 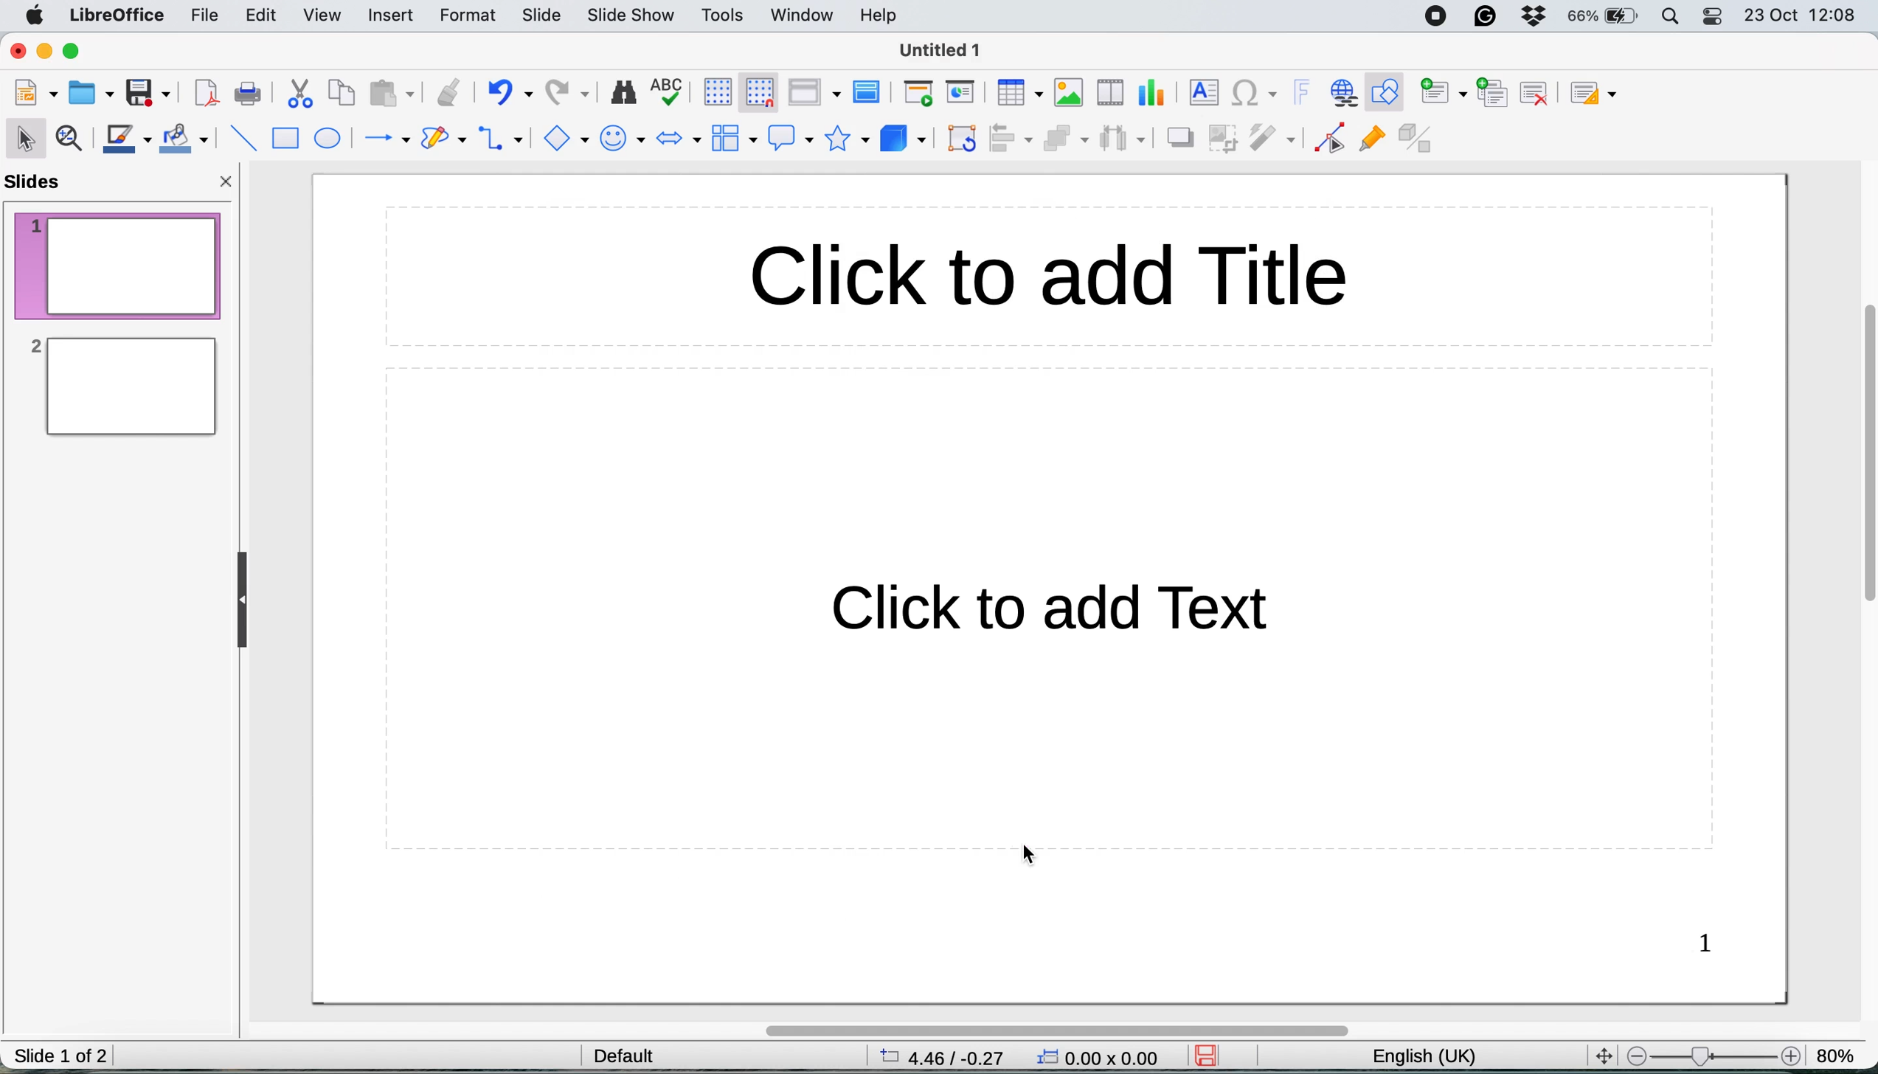 I want to click on copy, so click(x=343, y=94).